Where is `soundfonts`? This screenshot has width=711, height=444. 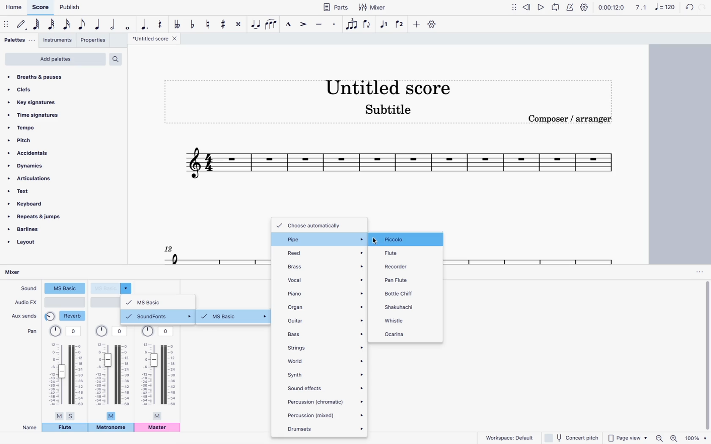 soundfonts is located at coordinates (159, 316).